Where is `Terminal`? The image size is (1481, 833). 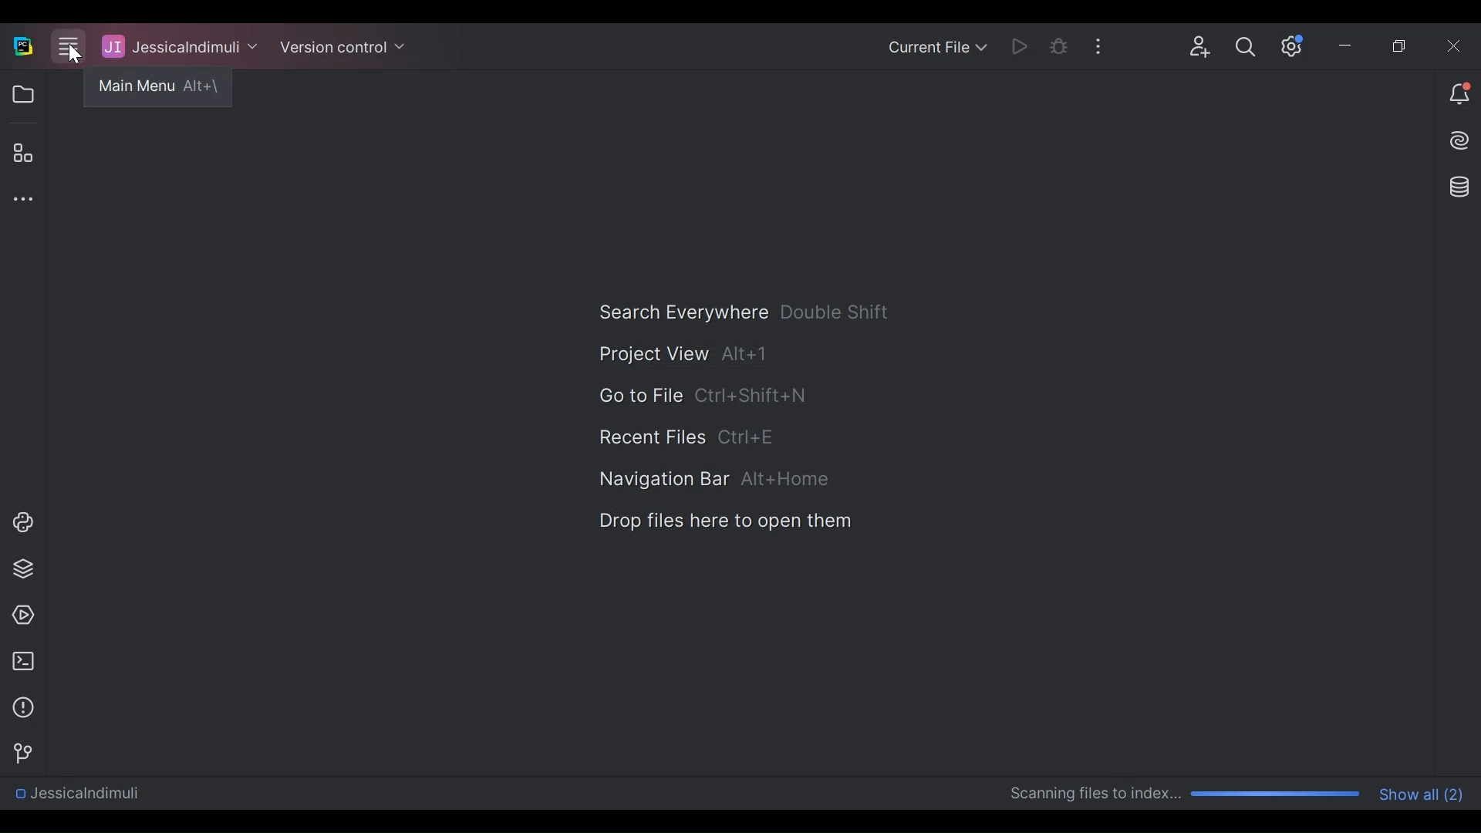 Terminal is located at coordinates (19, 661).